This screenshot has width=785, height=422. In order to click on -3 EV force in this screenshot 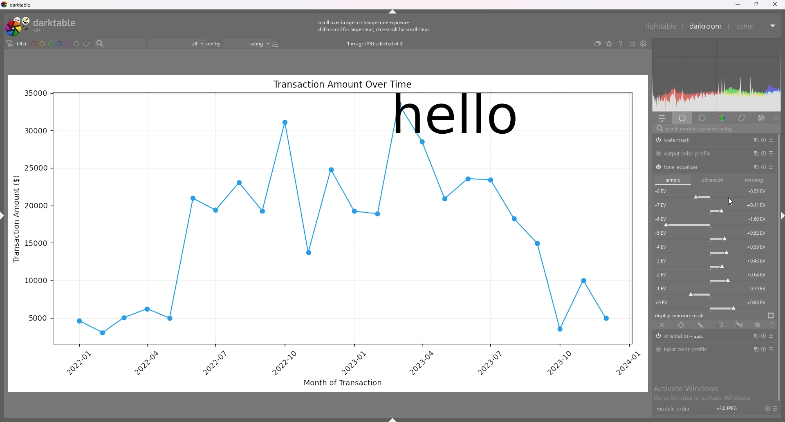, I will do `click(714, 263)`.